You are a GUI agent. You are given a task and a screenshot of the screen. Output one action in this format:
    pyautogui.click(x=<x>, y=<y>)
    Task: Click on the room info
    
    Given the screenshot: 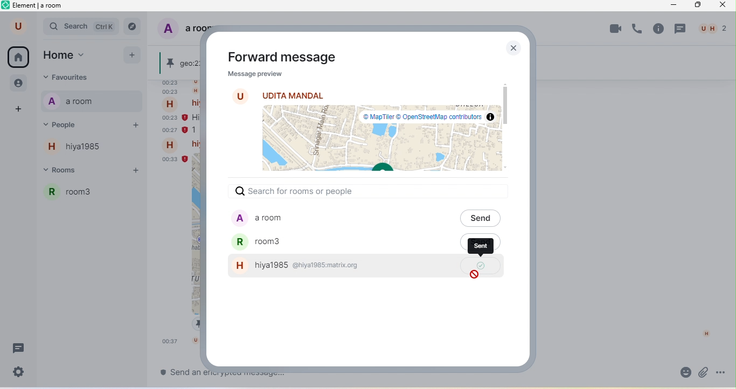 What is the action you would take?
    pyautogui.click(x=658, y=29)
    